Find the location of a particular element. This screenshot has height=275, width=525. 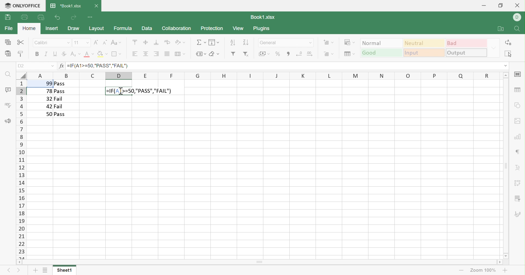

List of sheets is located at coordinates (45, 270).